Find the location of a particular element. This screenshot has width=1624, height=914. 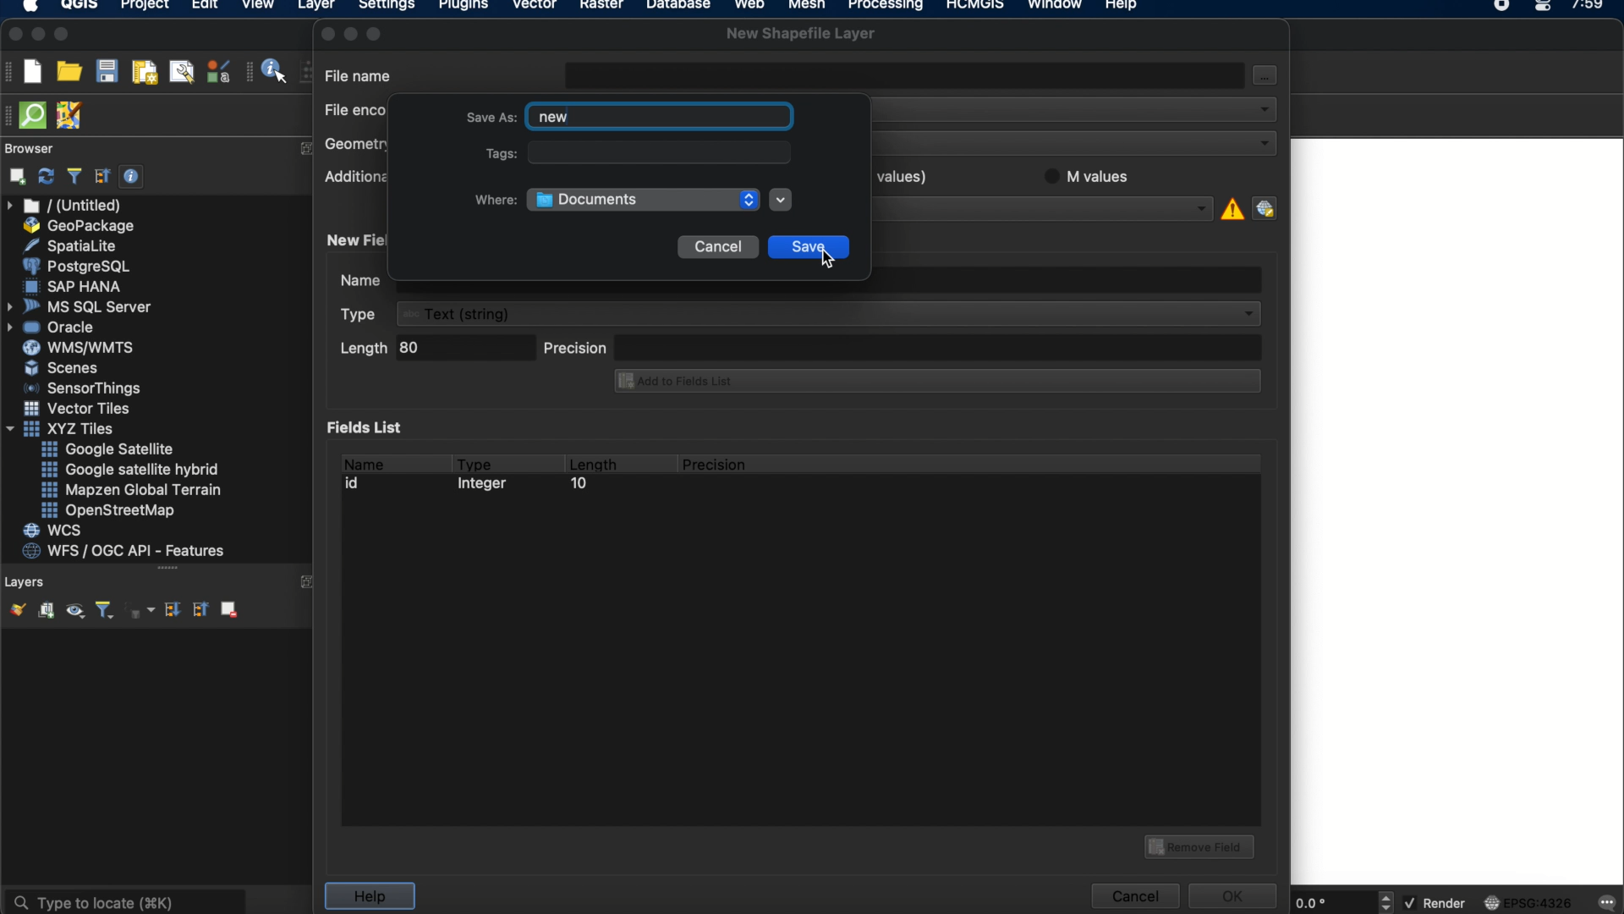

Tags is located at coordinates (488, 156).